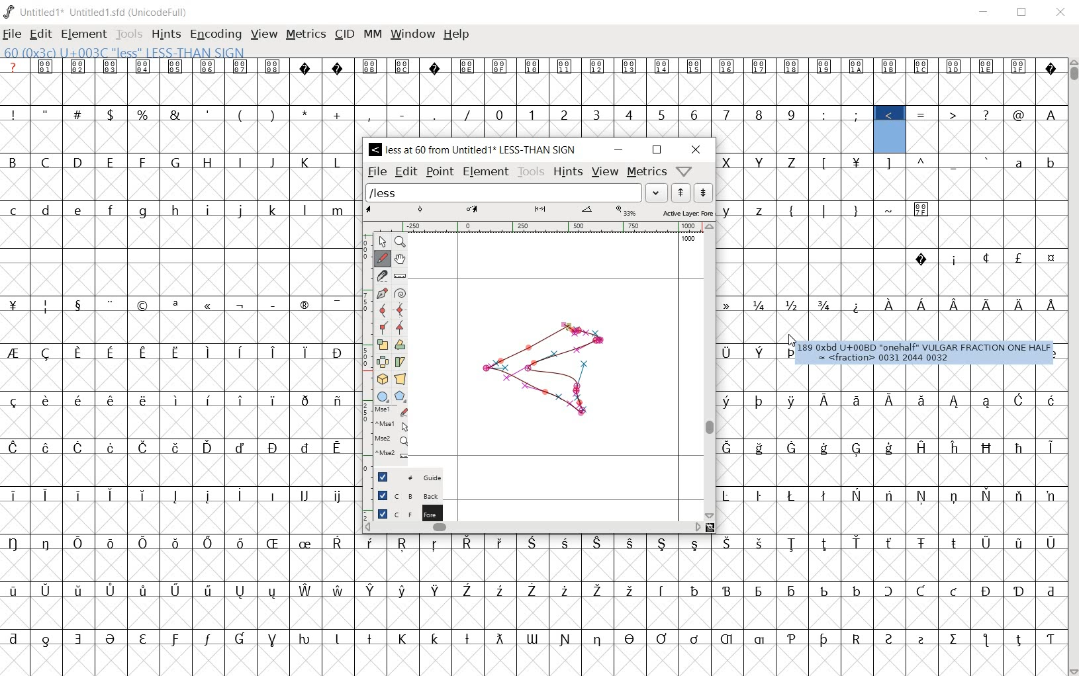  What do you see at coordinates (180, 448) in the screenshot?
I see `special letters` at bounding box center [180, 448].